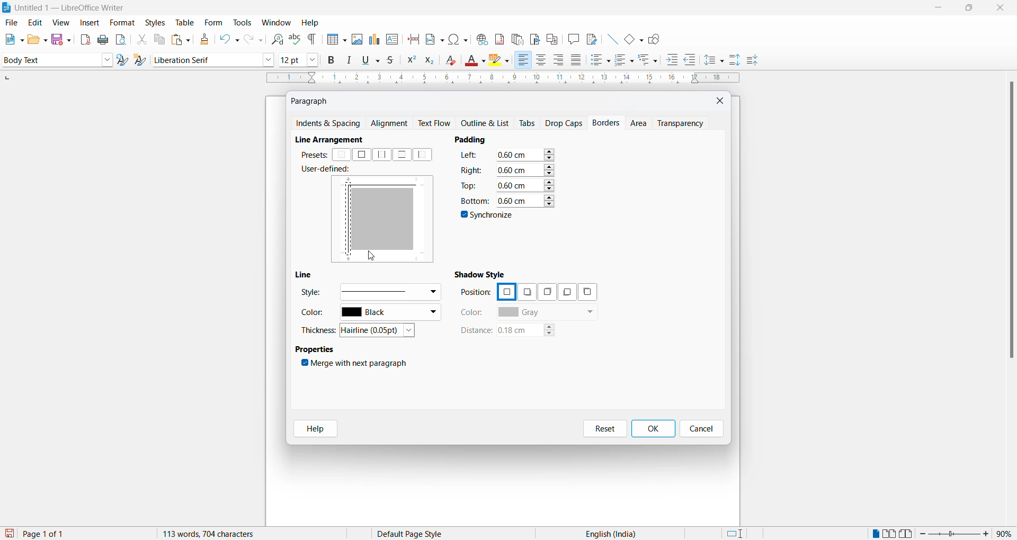 The height and width of the screenshot is (540, 1017). I want to click on font name options, so click(269, 59).